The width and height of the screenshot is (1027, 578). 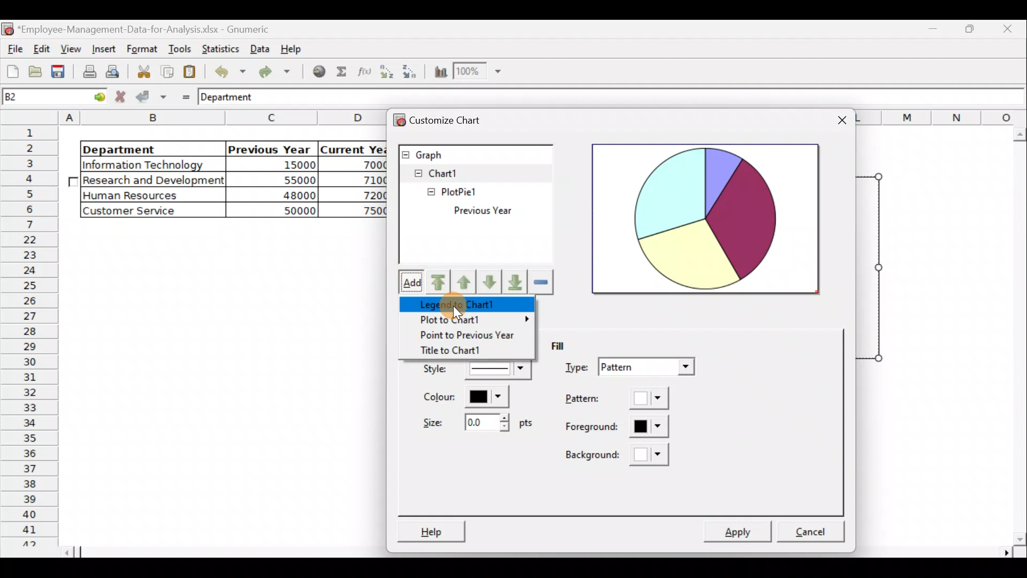 I want to click on go to, so click(x=93, y=98).